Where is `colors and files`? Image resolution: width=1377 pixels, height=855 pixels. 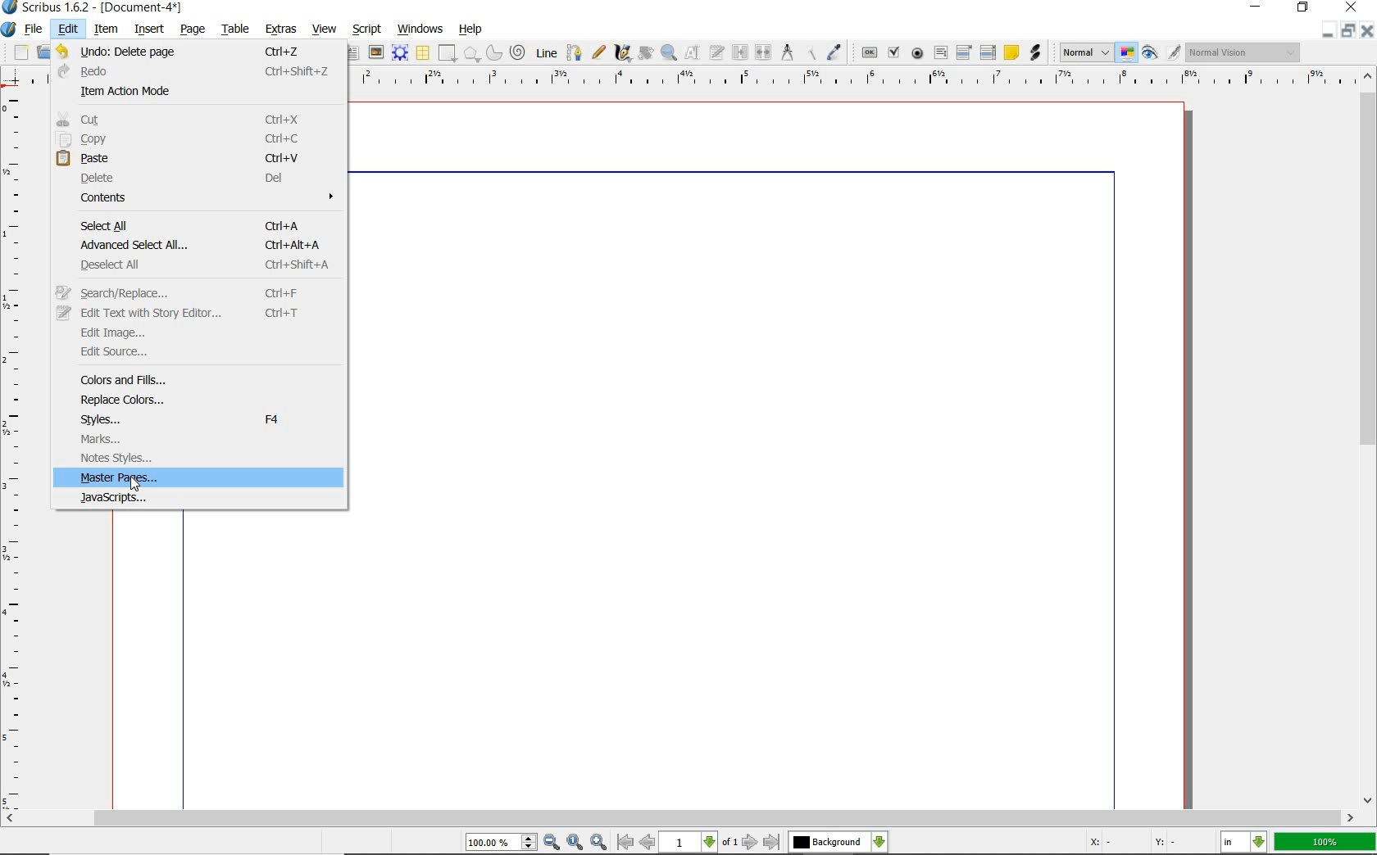
colors and files is located at coordinates (210, 380).